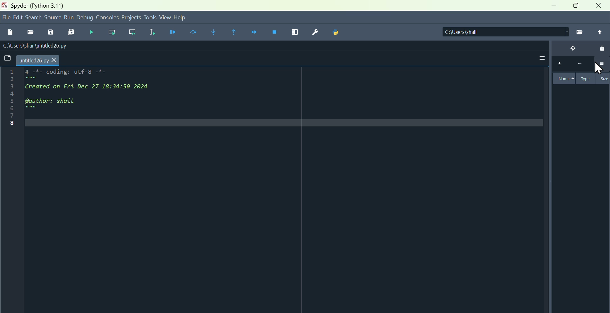  What do you see at coordinates (255, 33) in the screenshot?
I see `Continue execution until next function` at bounding box center [255, 33].